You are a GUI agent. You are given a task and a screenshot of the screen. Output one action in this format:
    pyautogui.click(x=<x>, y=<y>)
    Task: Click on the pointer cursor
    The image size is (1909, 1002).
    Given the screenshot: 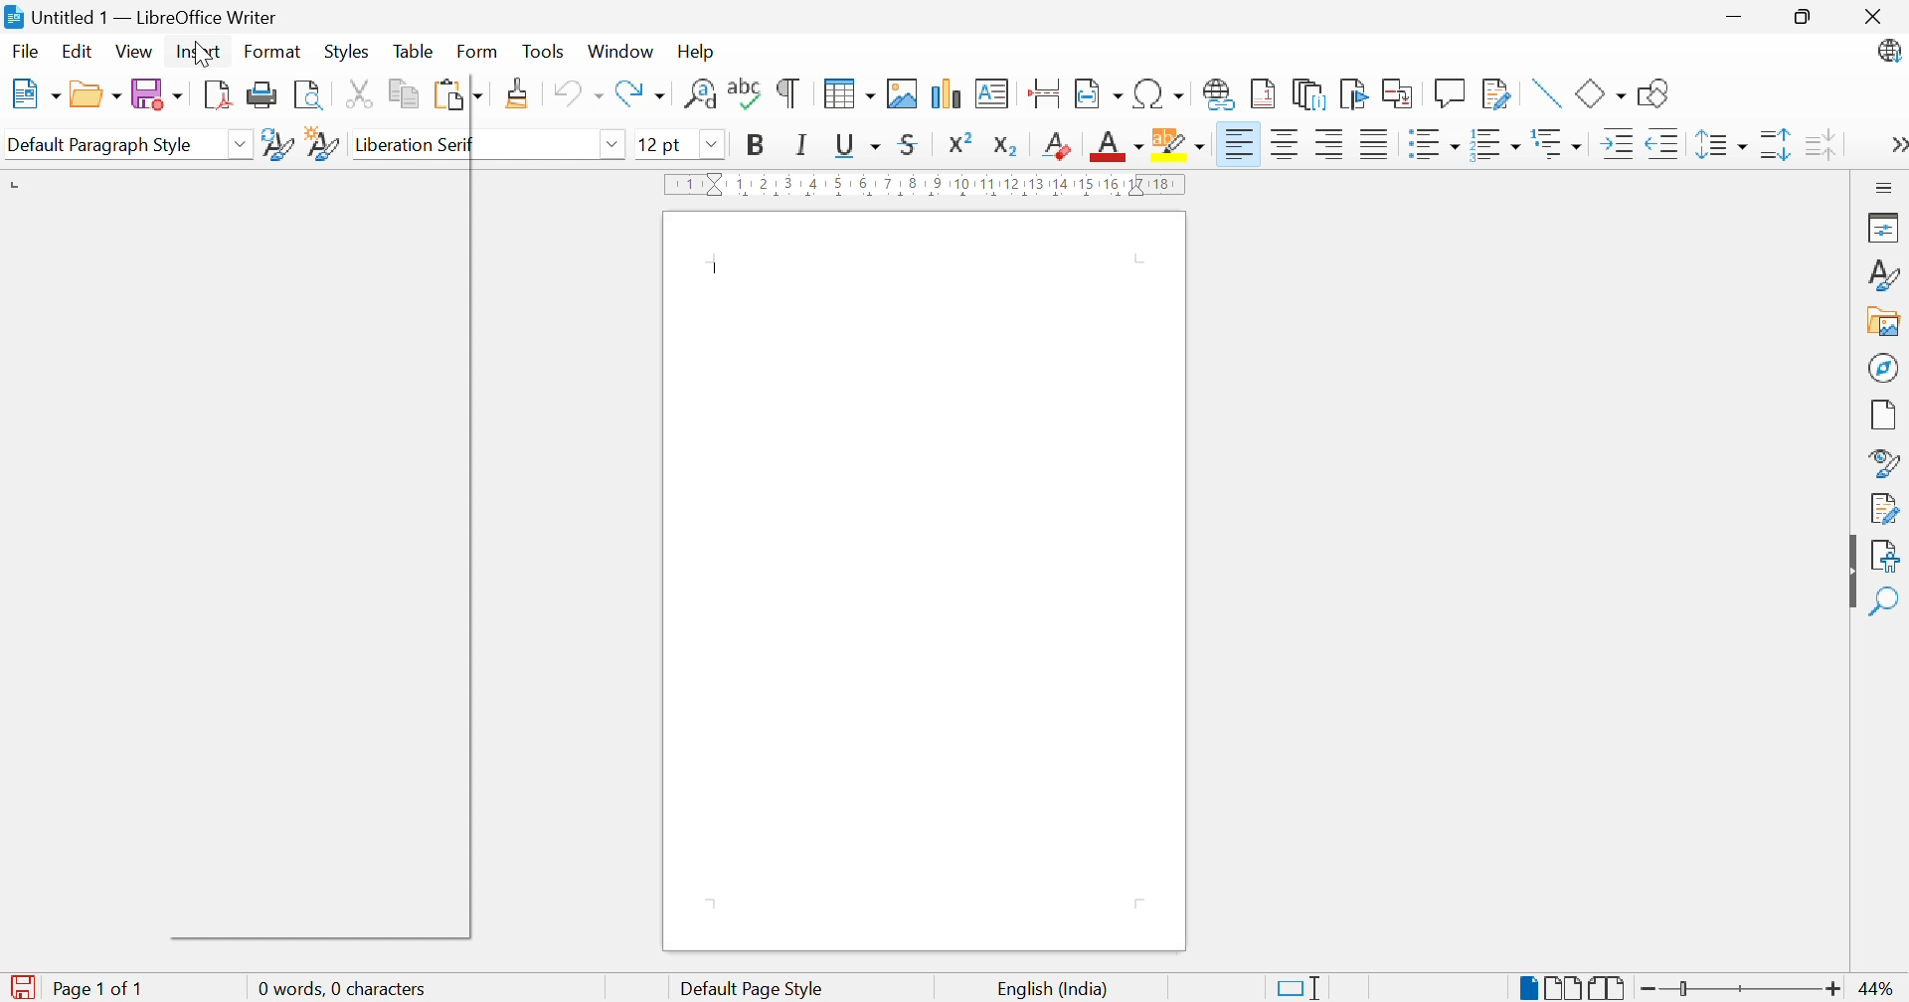 What is the action you would take?
    pyautogui.click(x=208, y=53)
    